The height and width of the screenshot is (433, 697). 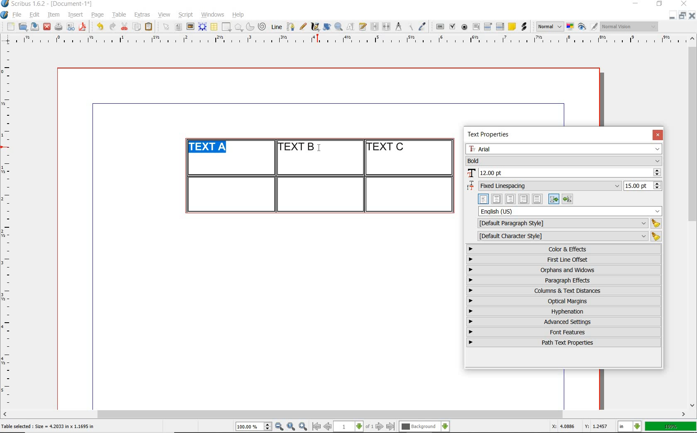 I want to click on columns & text distances, so click(x=565, y=291).